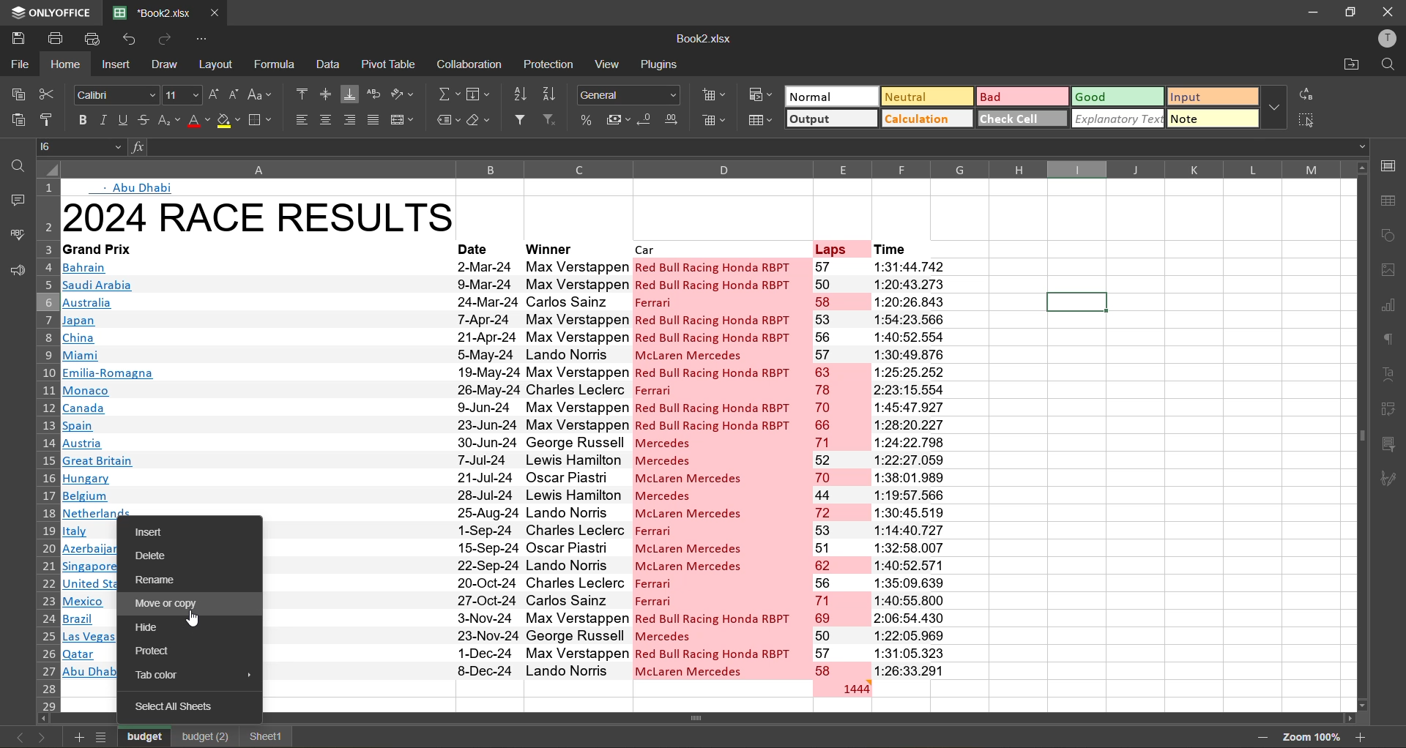 The height and width of the screenshot is (748, 1406). Describe the element at coordinates (1208, 98) in the screenshot. I see `input` at that location.